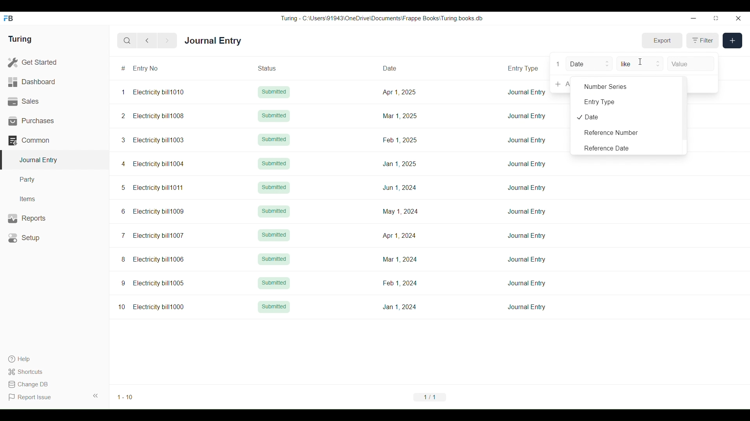 This screenshot has height=421, width=750. I want to click on 10 Electricity bill1000, so click(152, 307).